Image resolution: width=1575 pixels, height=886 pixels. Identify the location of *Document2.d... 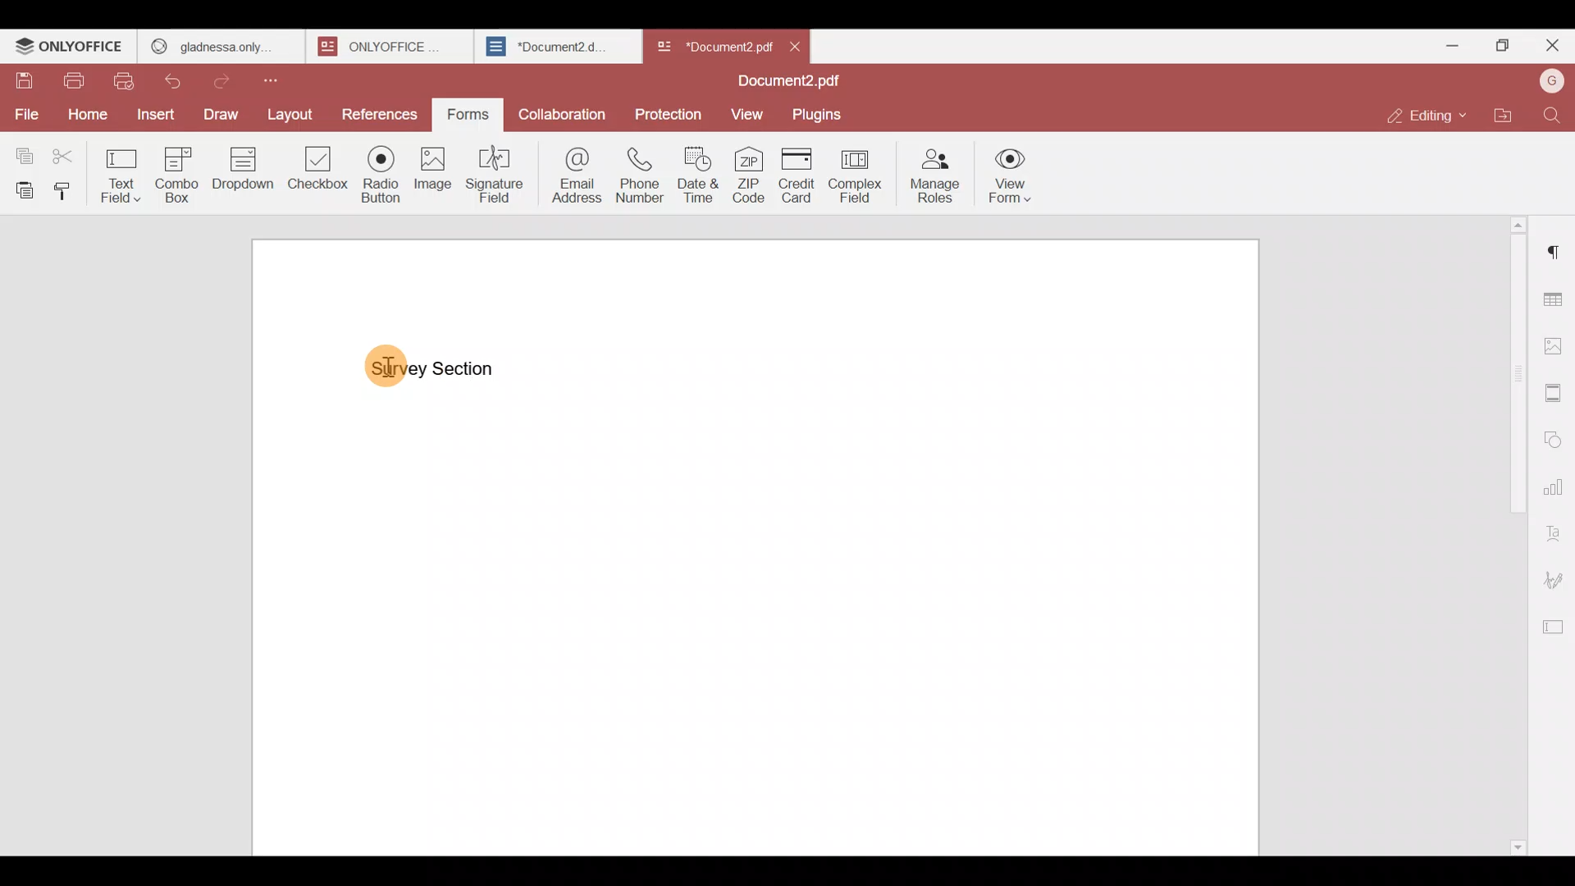
(548, 44).